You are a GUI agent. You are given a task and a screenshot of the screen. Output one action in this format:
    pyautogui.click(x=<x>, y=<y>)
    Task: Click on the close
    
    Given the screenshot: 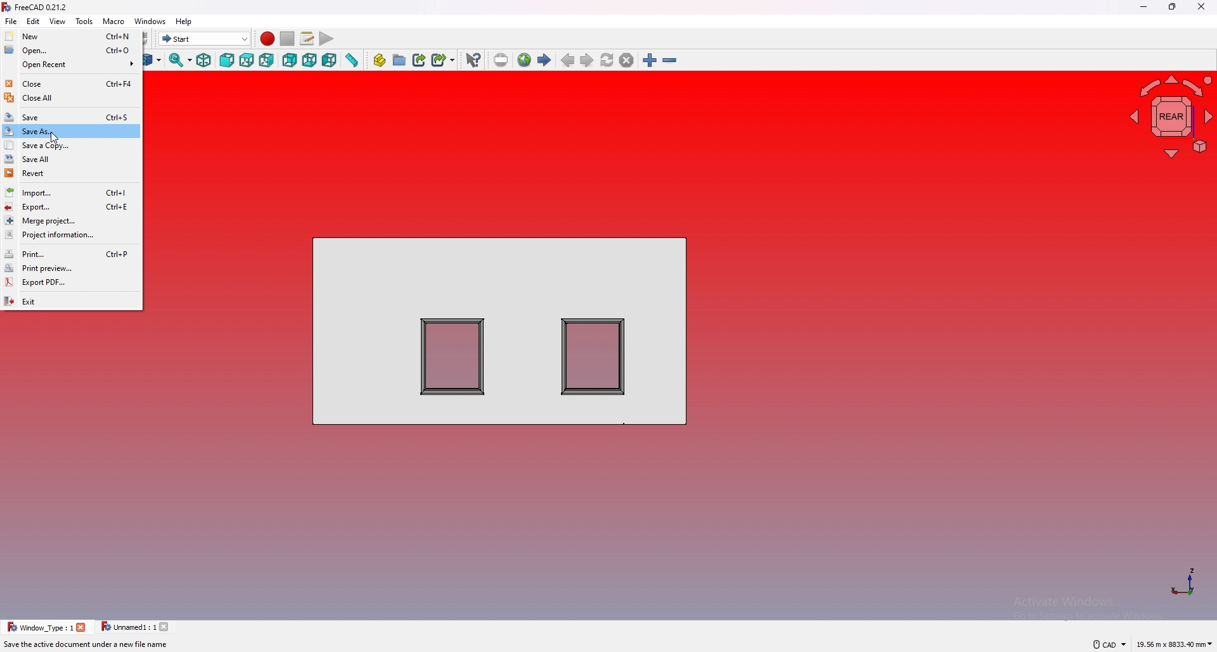 What is the action you would take?
    pyautogui.click(x=82, y=627)
    